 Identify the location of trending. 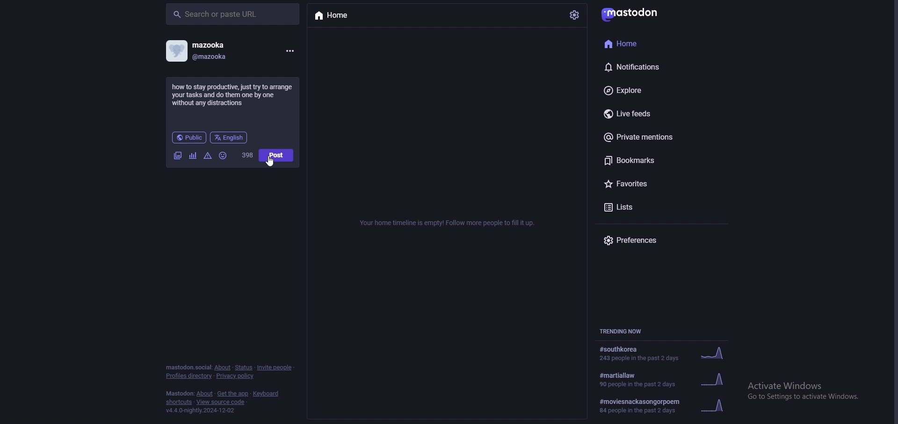
(667, 353).